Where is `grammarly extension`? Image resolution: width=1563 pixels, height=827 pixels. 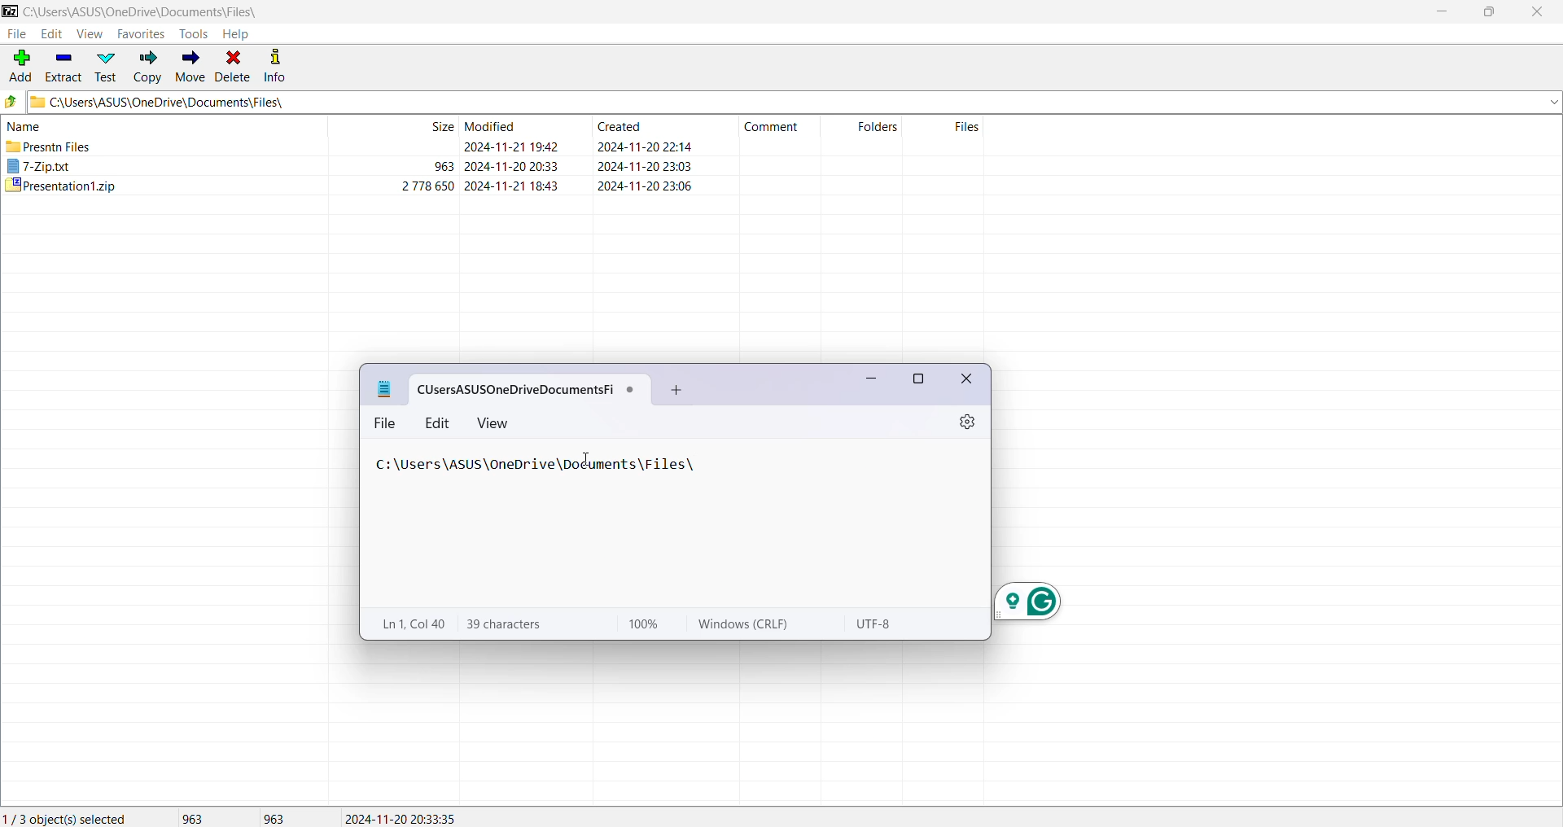
grammarly extension is located at coordinates (1025, 602).